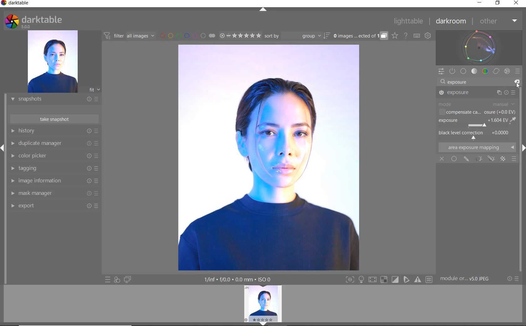 The width and height of the screenshot is (526, 326). I want to click on Expand/Collapse, so click(523, 147).